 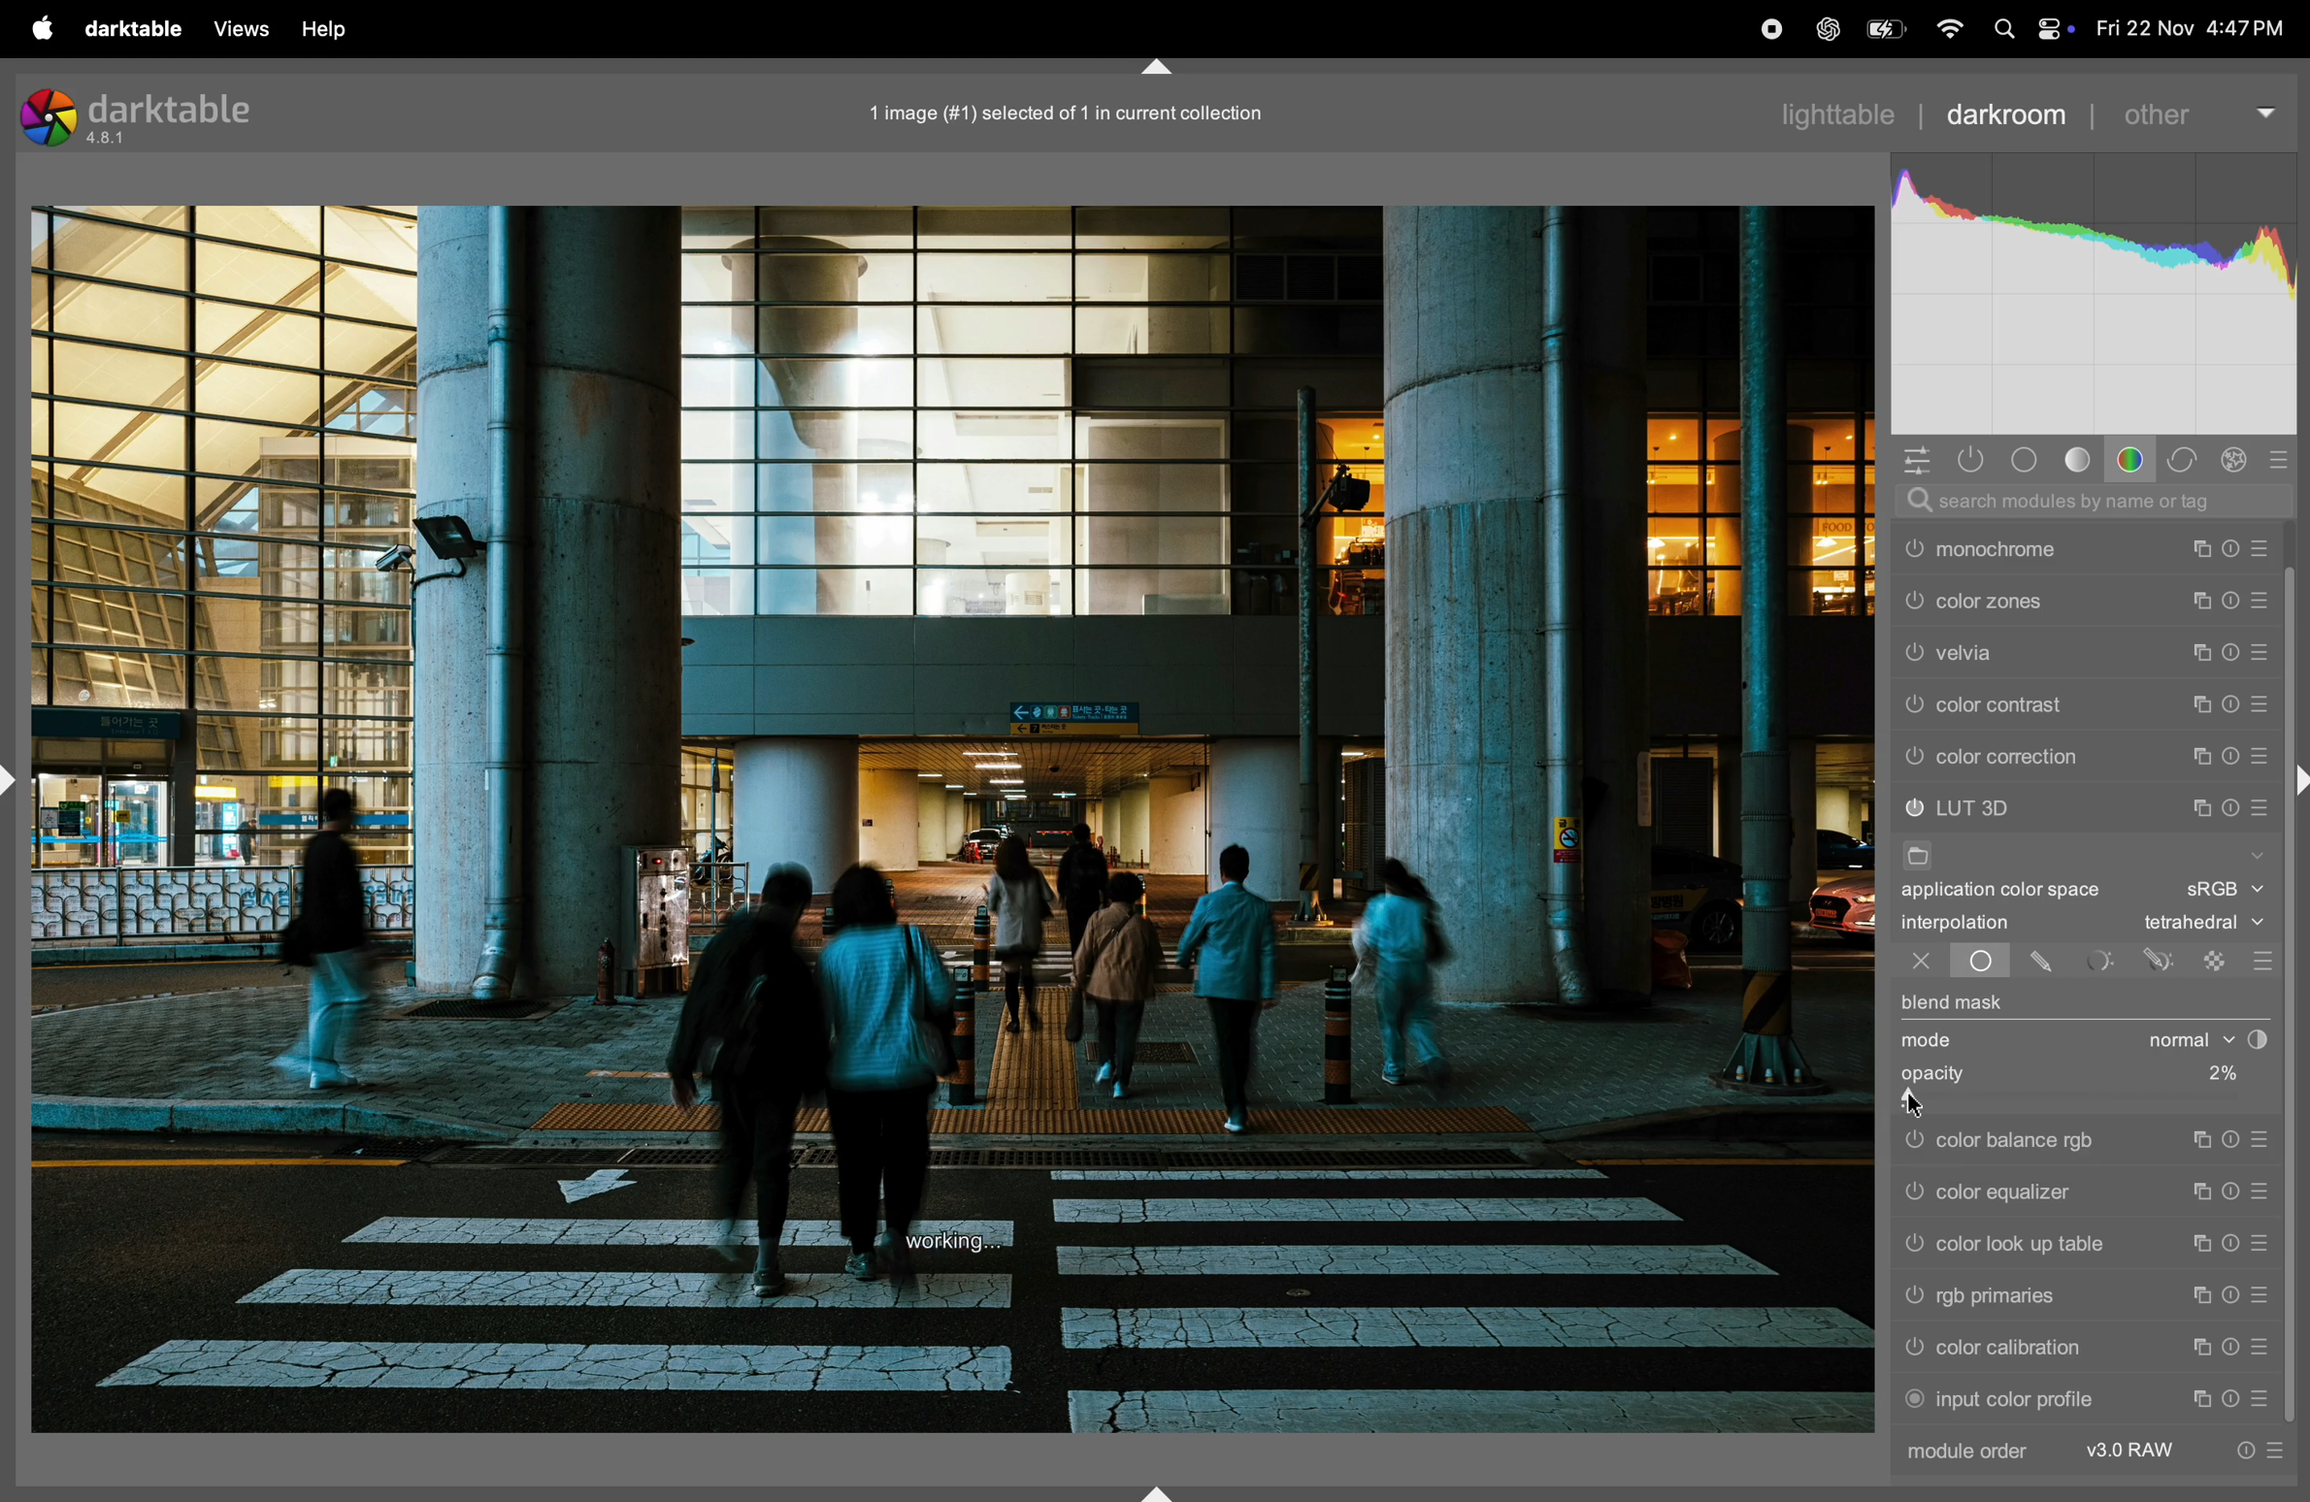 What do you see at coordinates (2259, 1394) in the screenshot?
I see `presets` at bounding box center [2259, 1394].